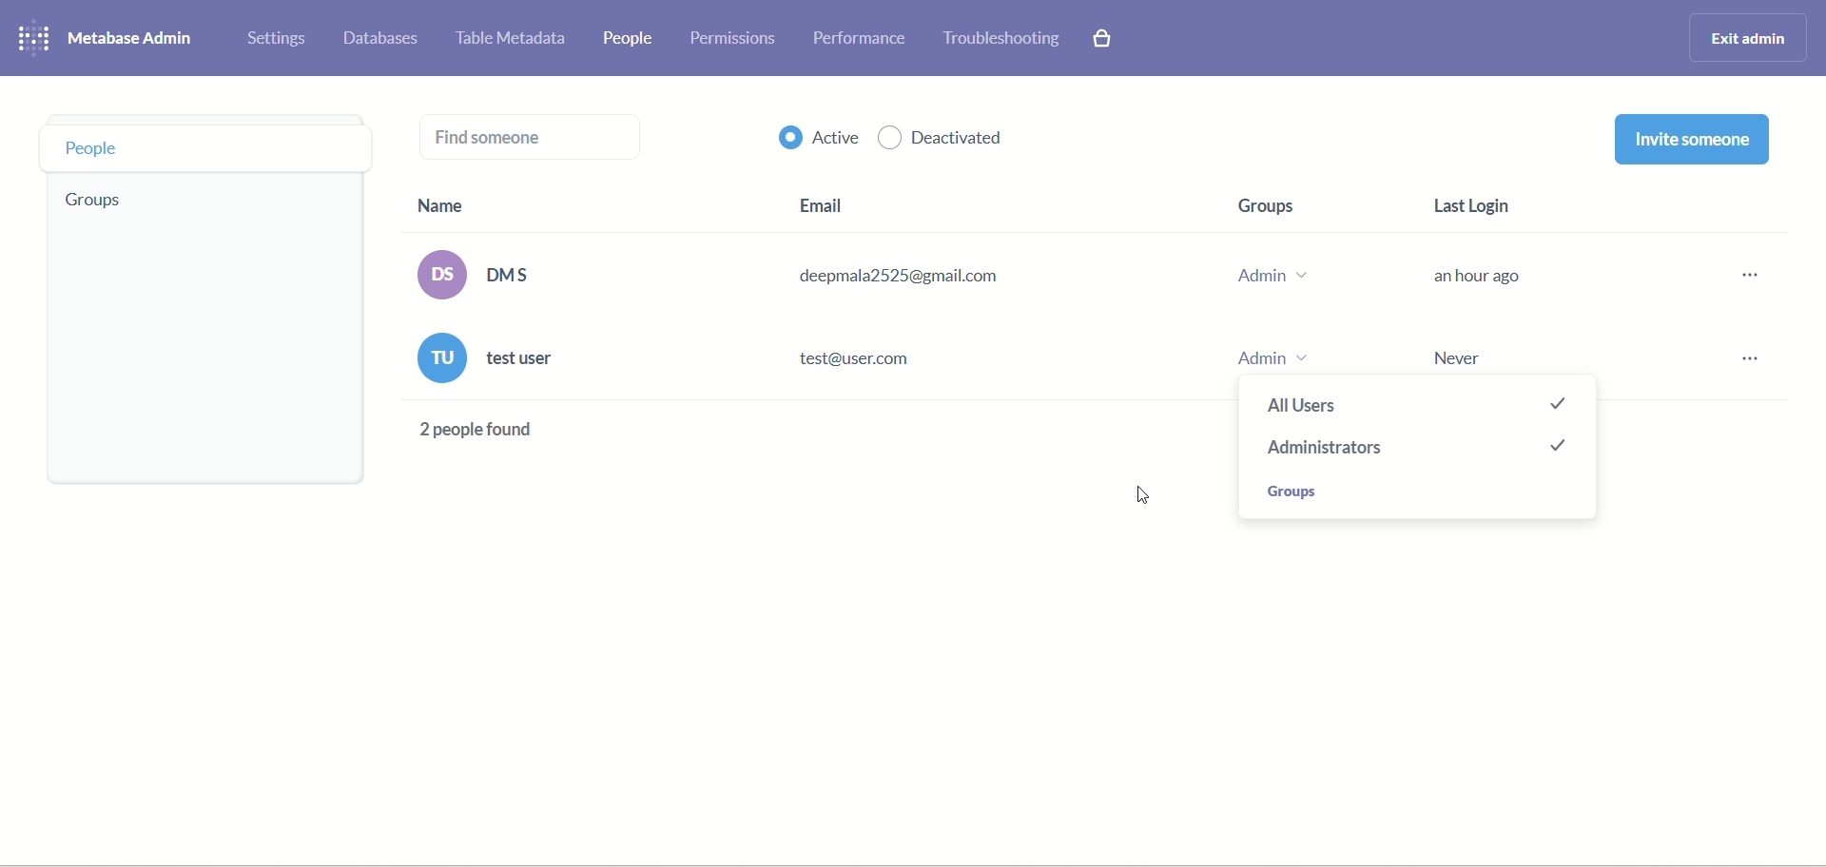 The width and height of the screenshot is (1826, 867). What do you see at coordinates (515, 40) in the screenshot?
I see `table meta` at bounding box center [515, 40].